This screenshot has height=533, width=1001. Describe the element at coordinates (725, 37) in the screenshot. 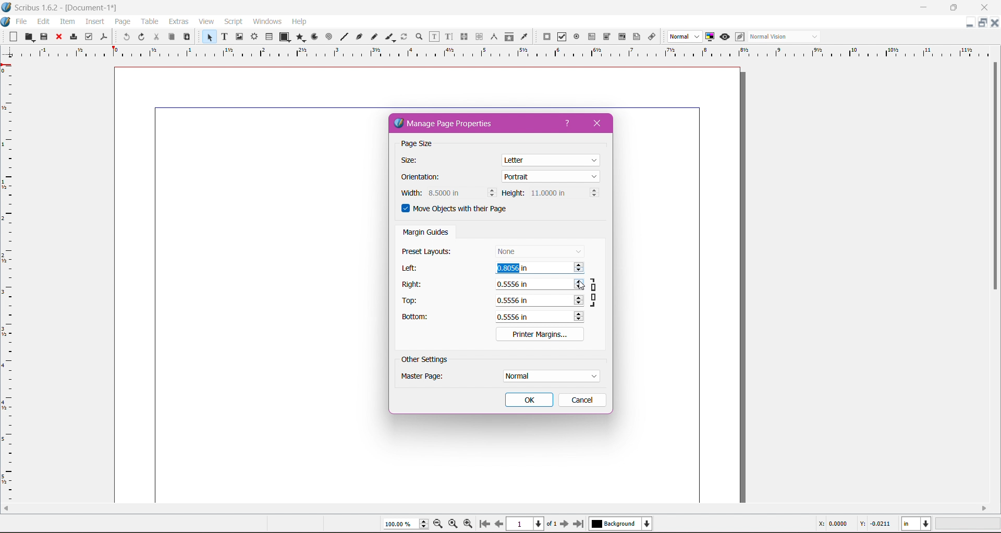

I see `Preview mode` at that location.